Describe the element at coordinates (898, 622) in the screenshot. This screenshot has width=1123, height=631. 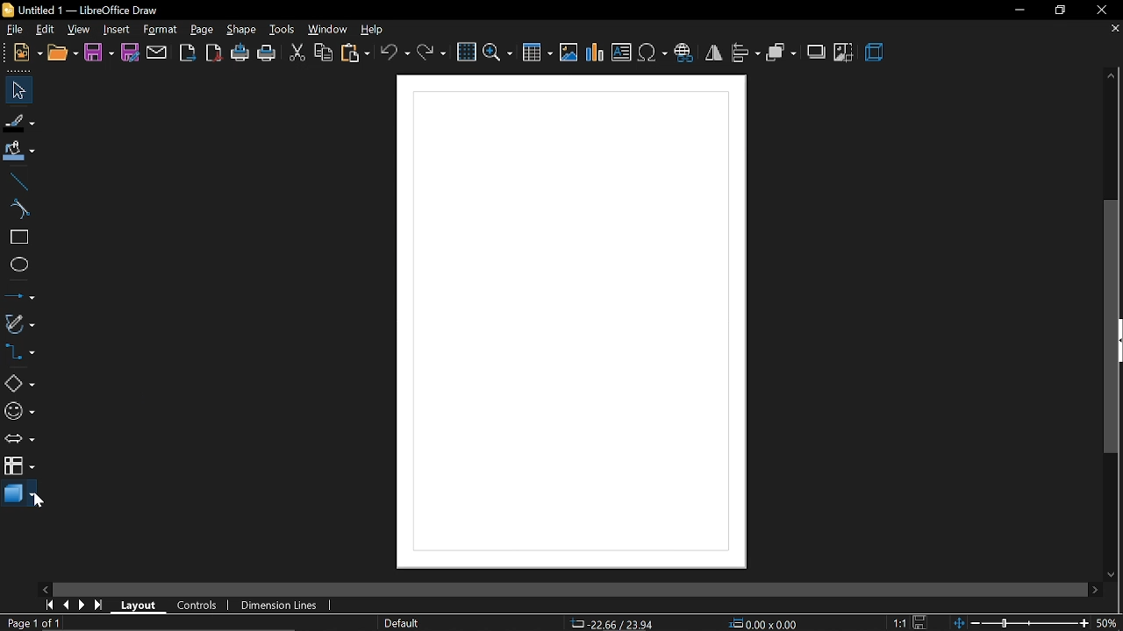
I see `1:1` at that location.